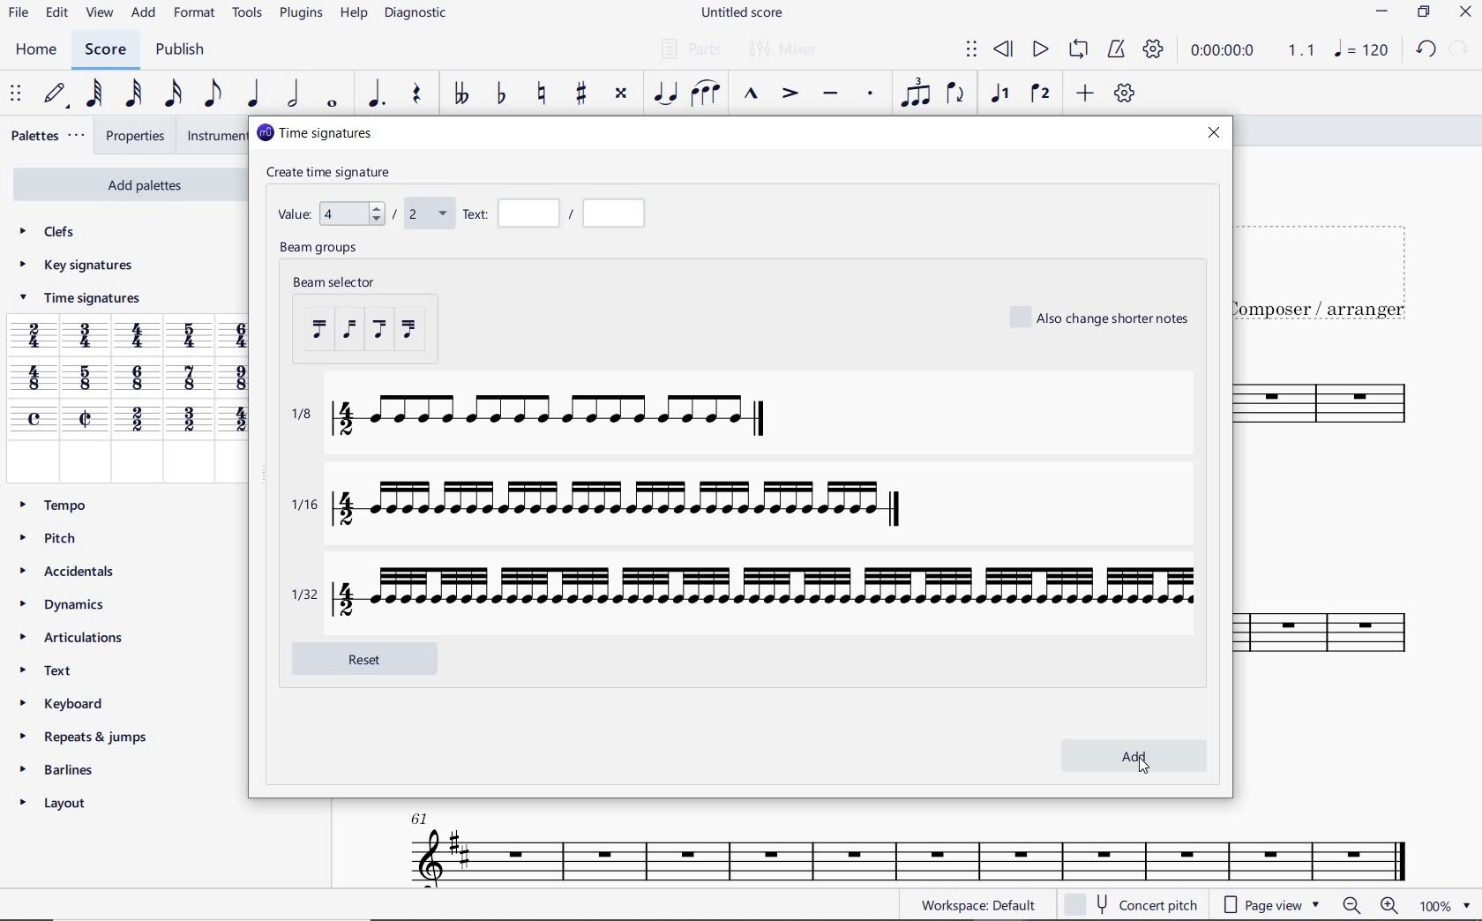  Describe the element at coordinates (170, 94) in the screenshot. I see `16TH NOTE` at that location.